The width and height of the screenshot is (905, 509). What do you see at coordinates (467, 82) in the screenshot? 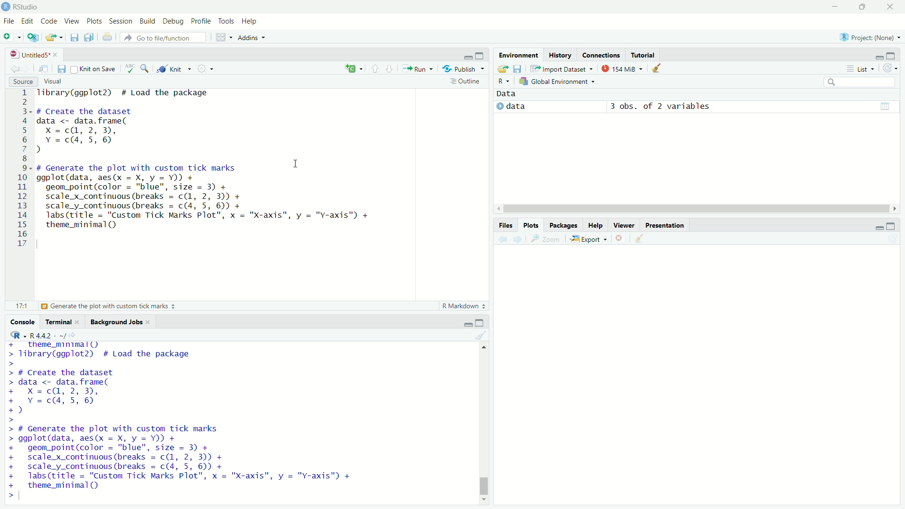
I see `outline` at bounding box center [467, 82].